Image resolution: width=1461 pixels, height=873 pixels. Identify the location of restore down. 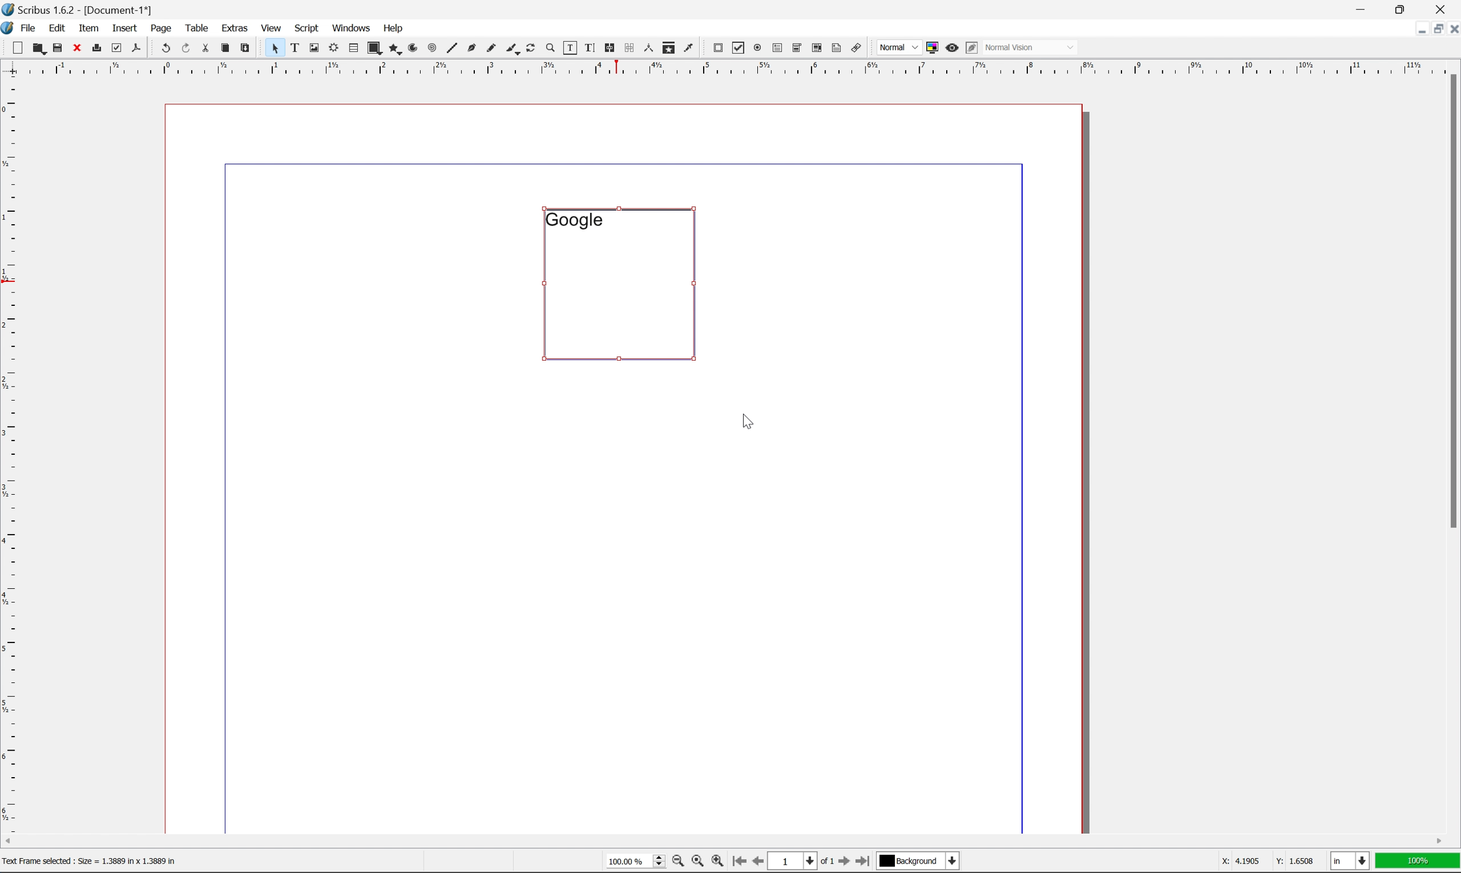
(1433, 29).